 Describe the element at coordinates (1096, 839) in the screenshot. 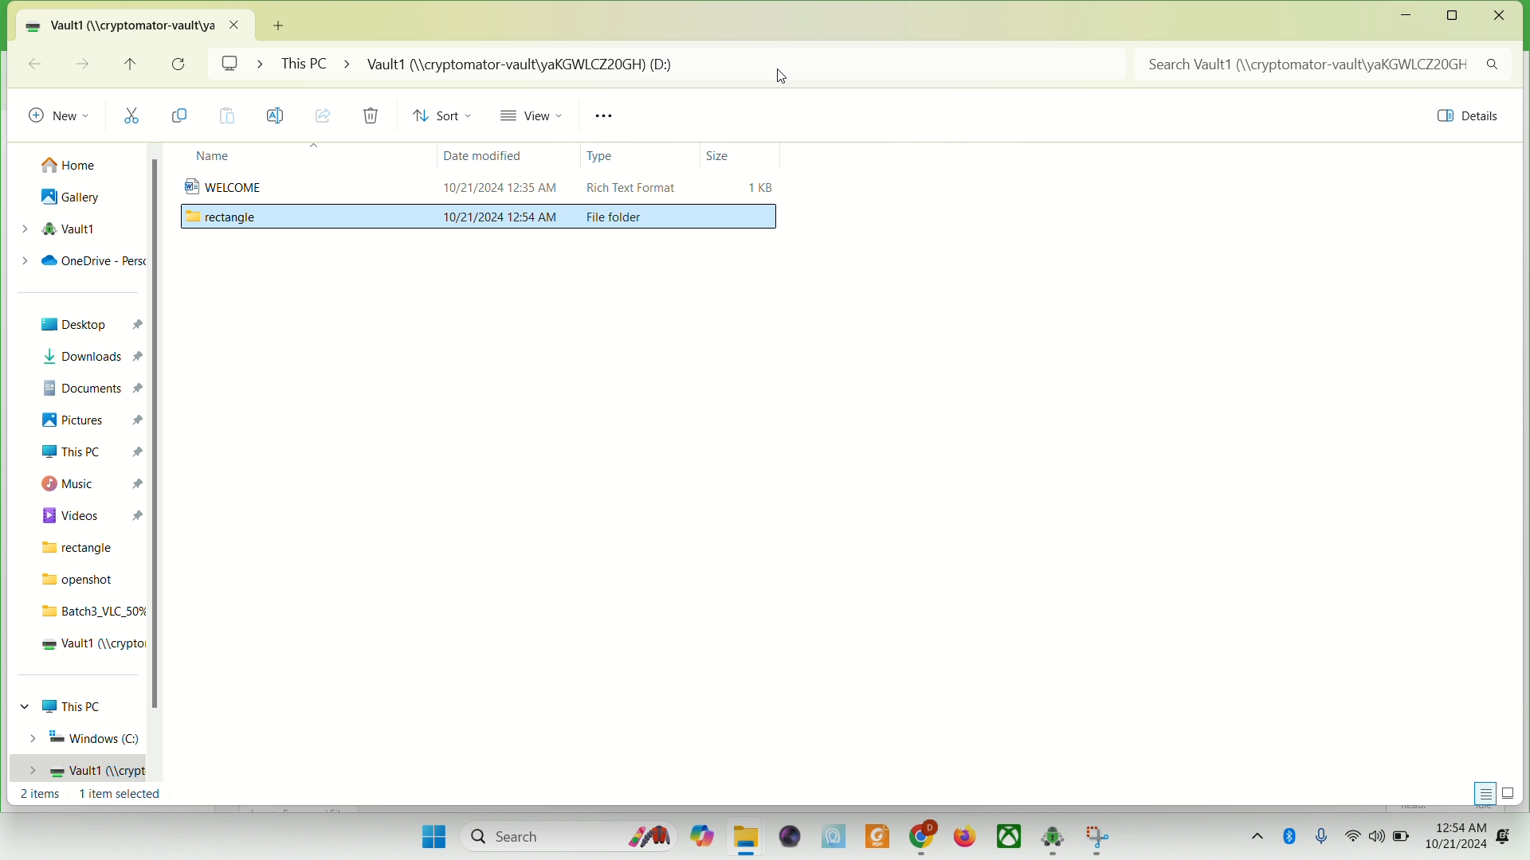

I see `app` at that location.